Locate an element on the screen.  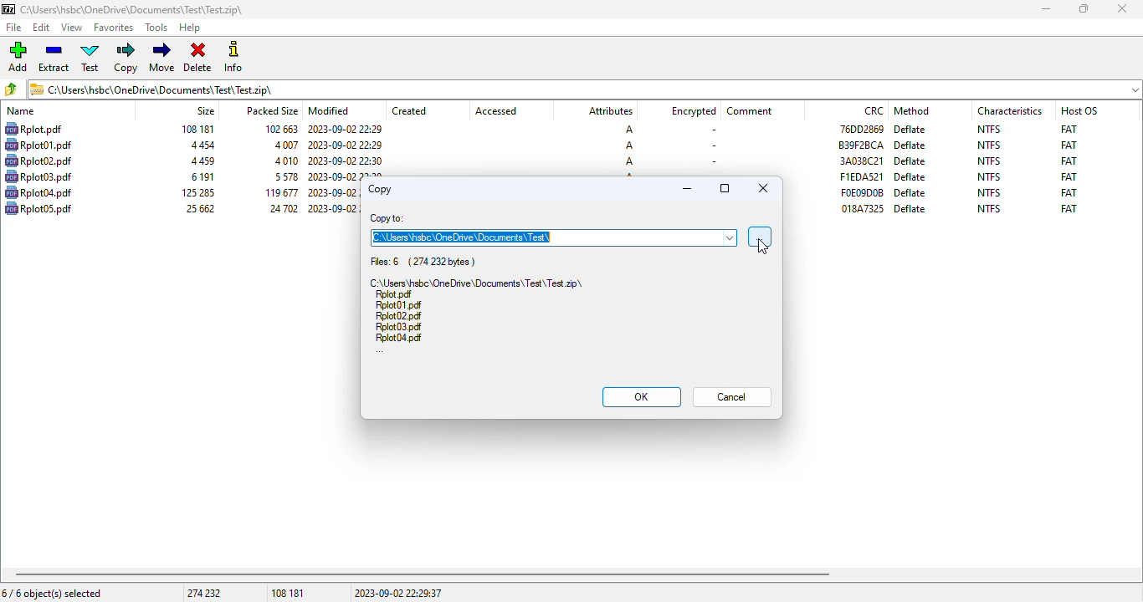
maximize is located at coordinates (1084, 9).